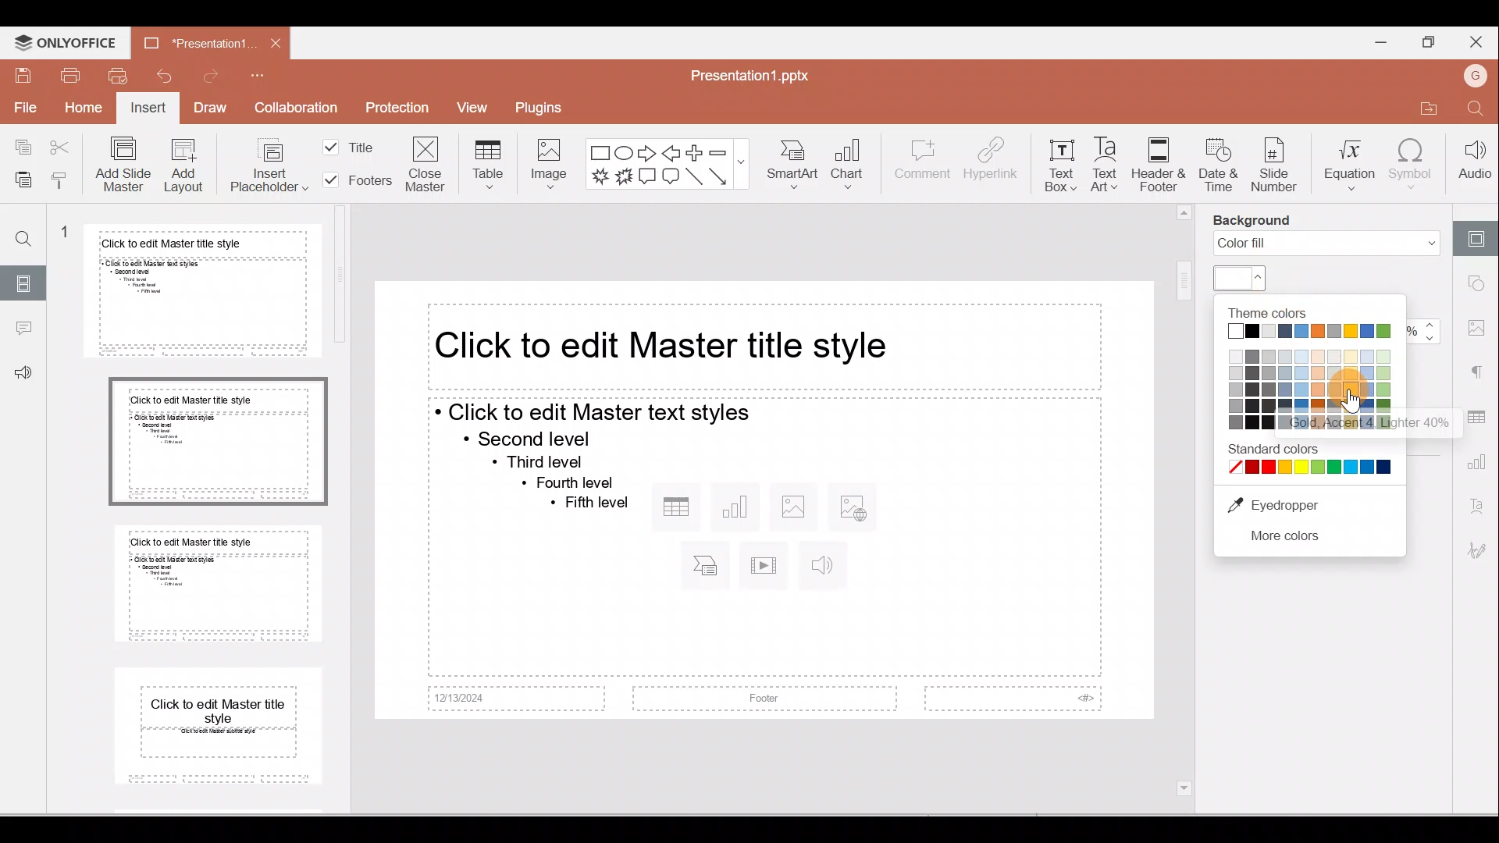 This screenshot has height=843, width=1499. Describe the element at coordinates (1479, 465) in the screenshot. I see `Chart settings` at that location.